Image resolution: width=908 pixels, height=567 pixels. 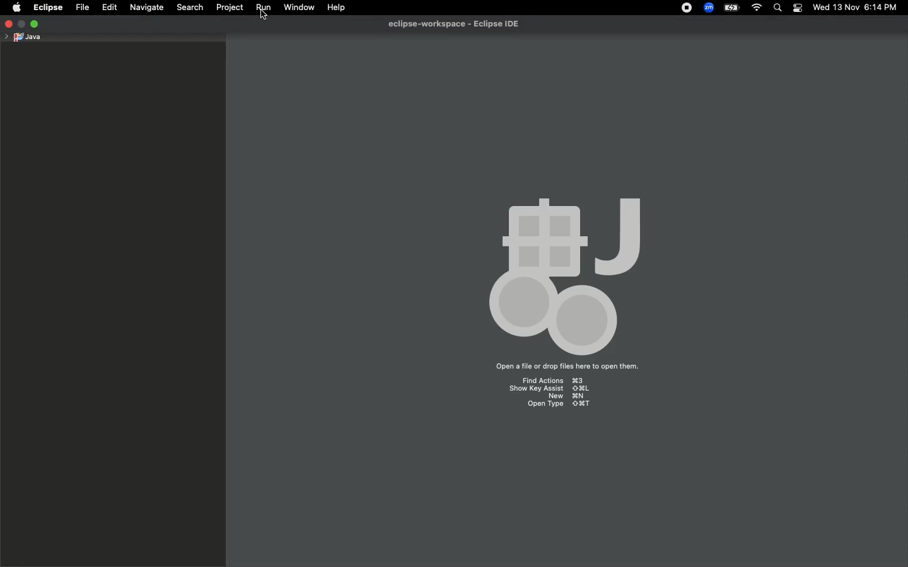 What do you see at coordinates (686, 8) in the screenshot?
I see `Recording` at bounding box center [686, 8].